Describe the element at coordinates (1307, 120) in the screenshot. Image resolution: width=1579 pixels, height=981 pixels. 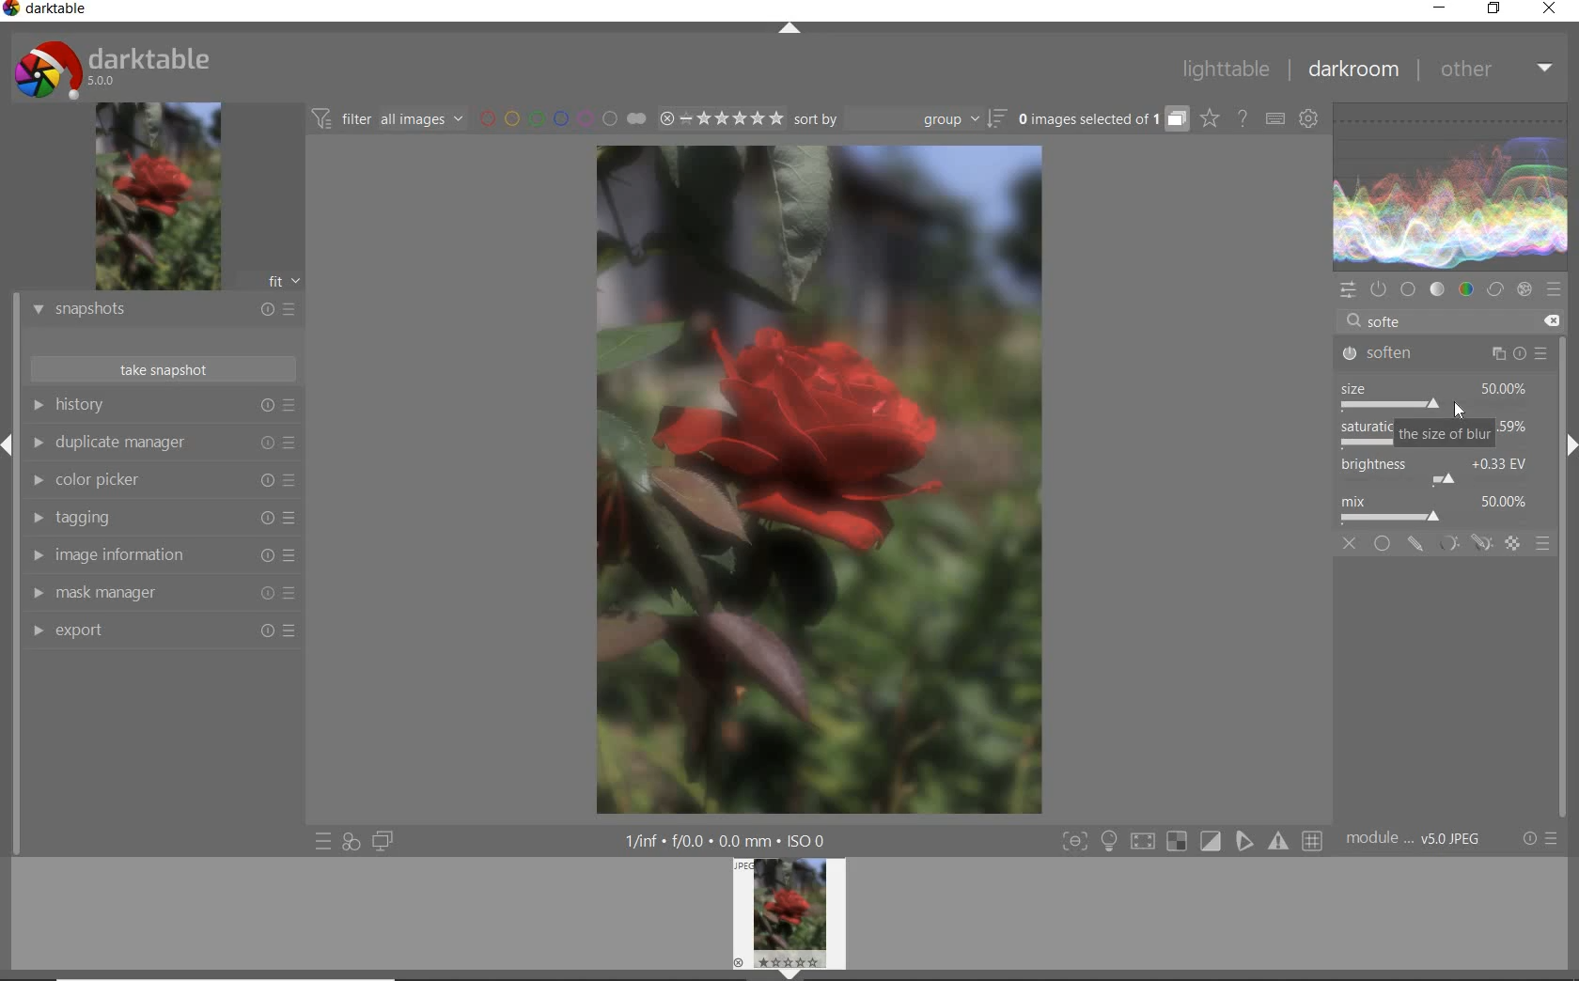
I see `show global preferences` at that location.